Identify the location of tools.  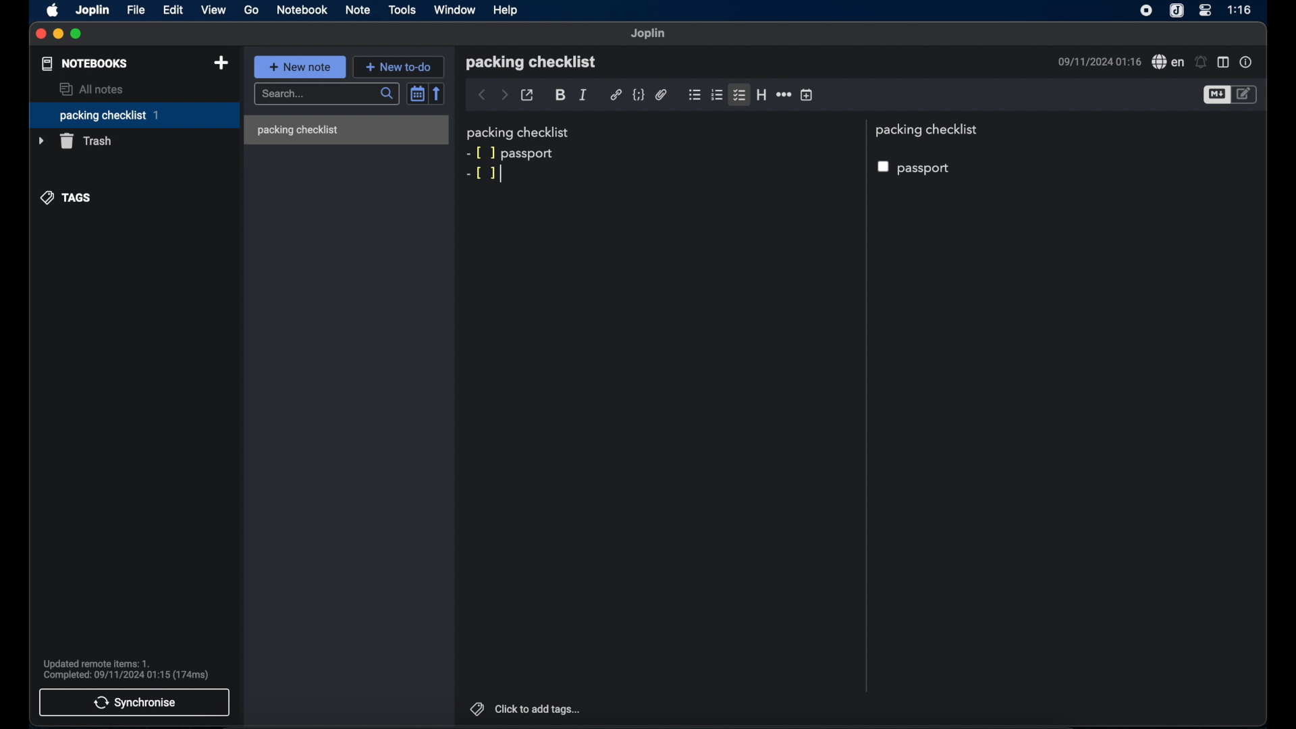
(403, 10).